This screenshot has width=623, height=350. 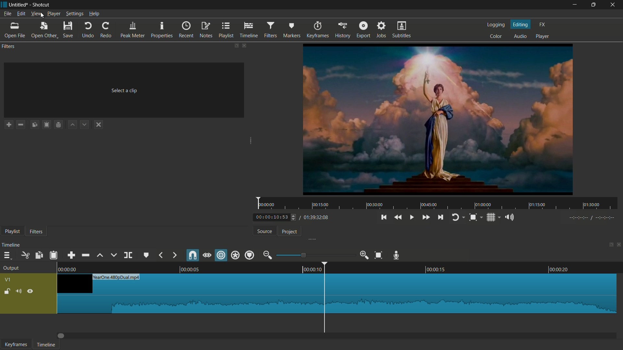 What do you see at coordinates (101, 256) in the screenshot?
I see `lift` at bounding box center [101, 256].